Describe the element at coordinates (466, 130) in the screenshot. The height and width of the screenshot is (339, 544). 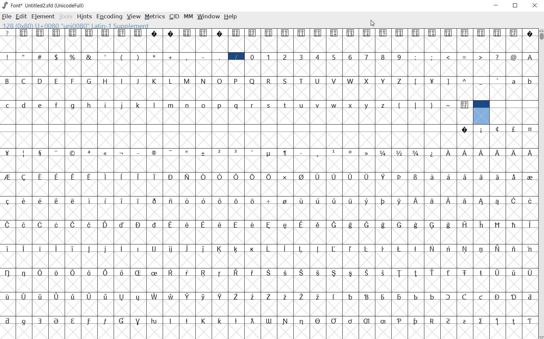
I see `Symbol` at that location.